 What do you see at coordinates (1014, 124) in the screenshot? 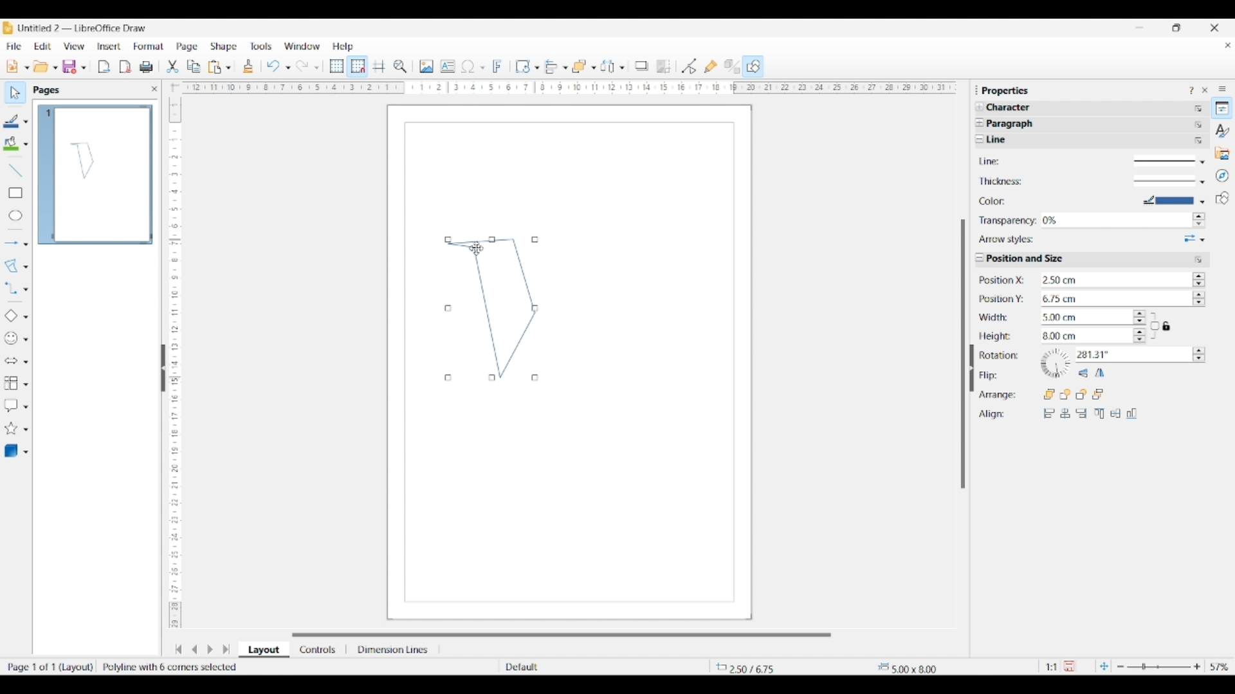
I see `Indicates paragraph property settings` at bounding box center [1014, 124].